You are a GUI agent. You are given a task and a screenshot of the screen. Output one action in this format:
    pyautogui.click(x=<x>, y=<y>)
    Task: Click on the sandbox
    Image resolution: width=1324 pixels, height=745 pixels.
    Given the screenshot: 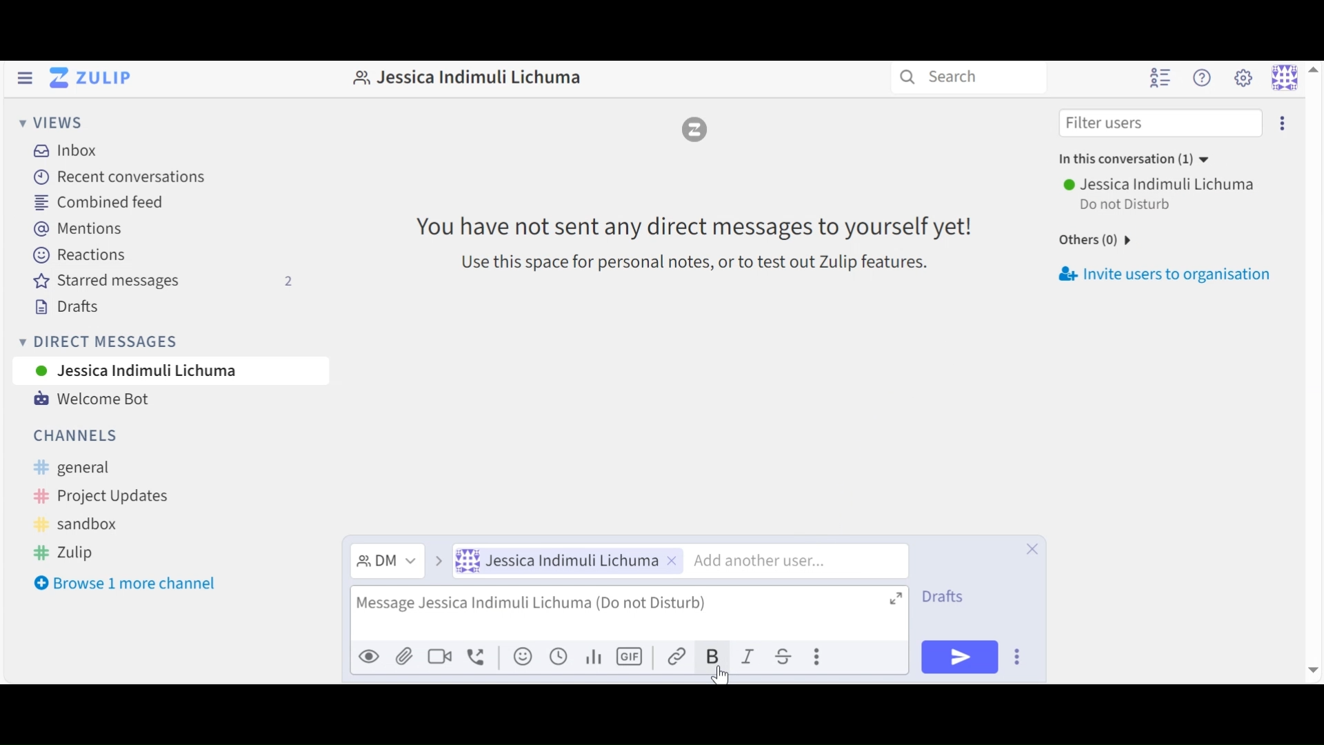 What is the action you would take?
    pyautogui.click(x=81, y=524)
    